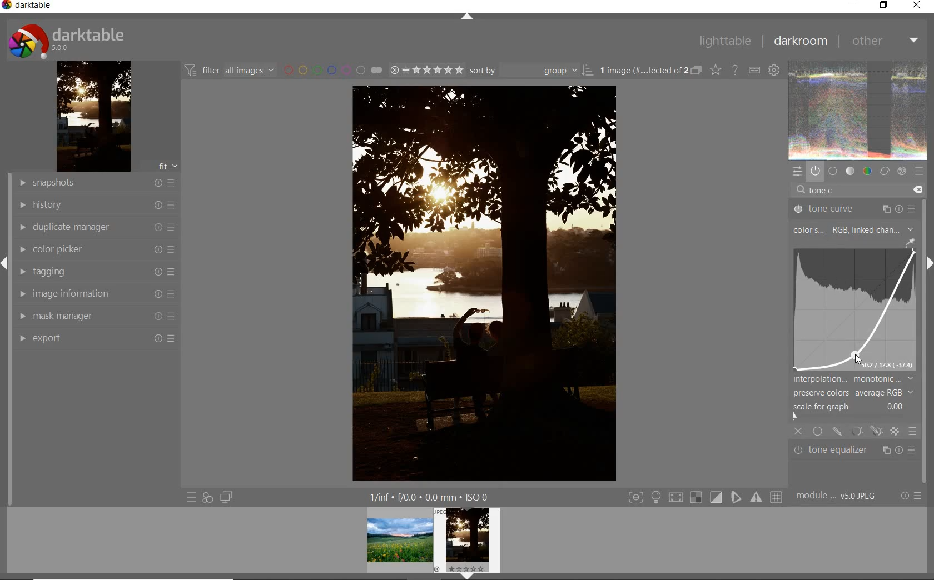  What do you see at coordinates (231, 71) in the screenshot?
I see `filter all images` at bounding box center [231, 71].